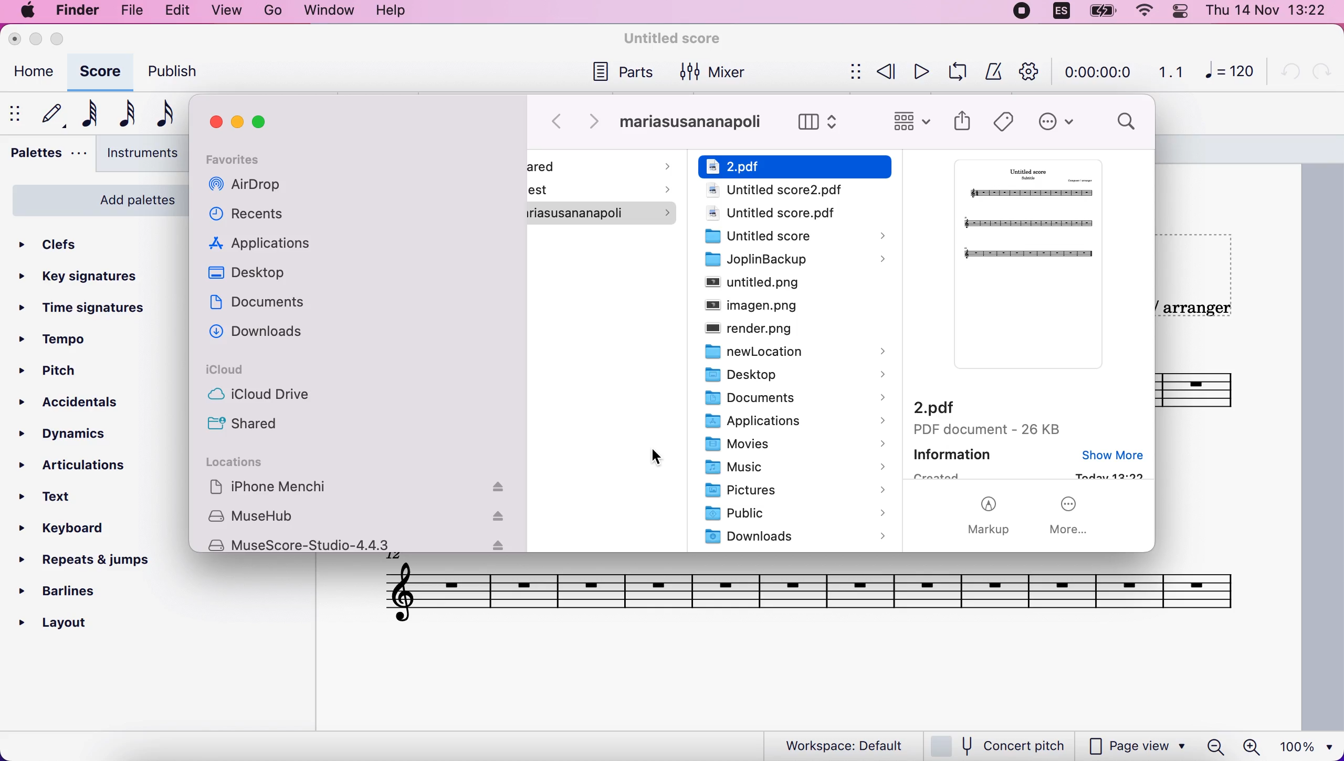 Image resolution: width=1344 pixels, height=761 pixels. I want to click on downloads, so click(266, 336).